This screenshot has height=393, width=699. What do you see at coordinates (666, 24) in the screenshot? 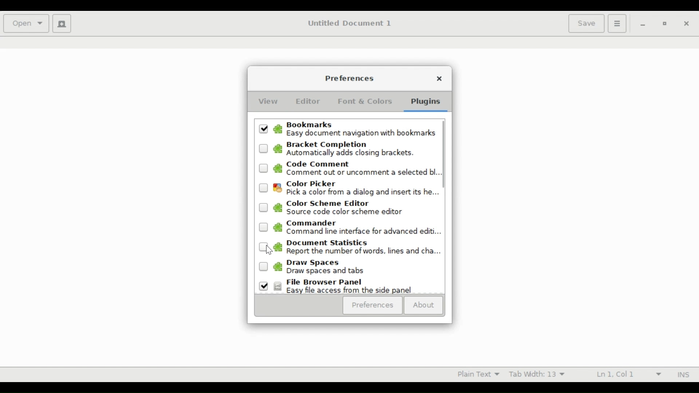
I see `Restore` at bounding box center [666, 24].